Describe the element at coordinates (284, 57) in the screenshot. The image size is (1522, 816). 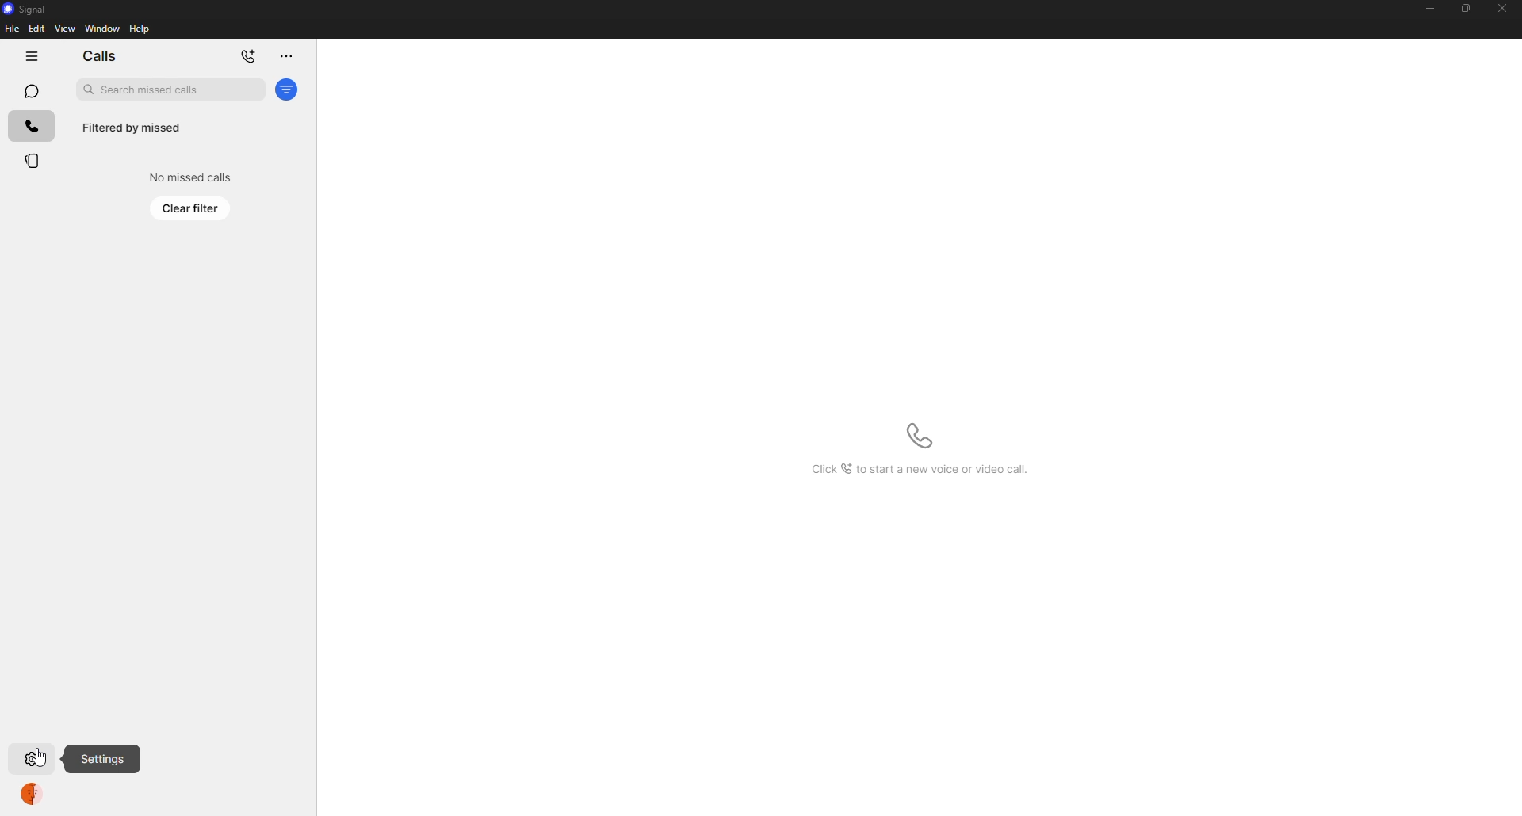
I see `more` at that location.